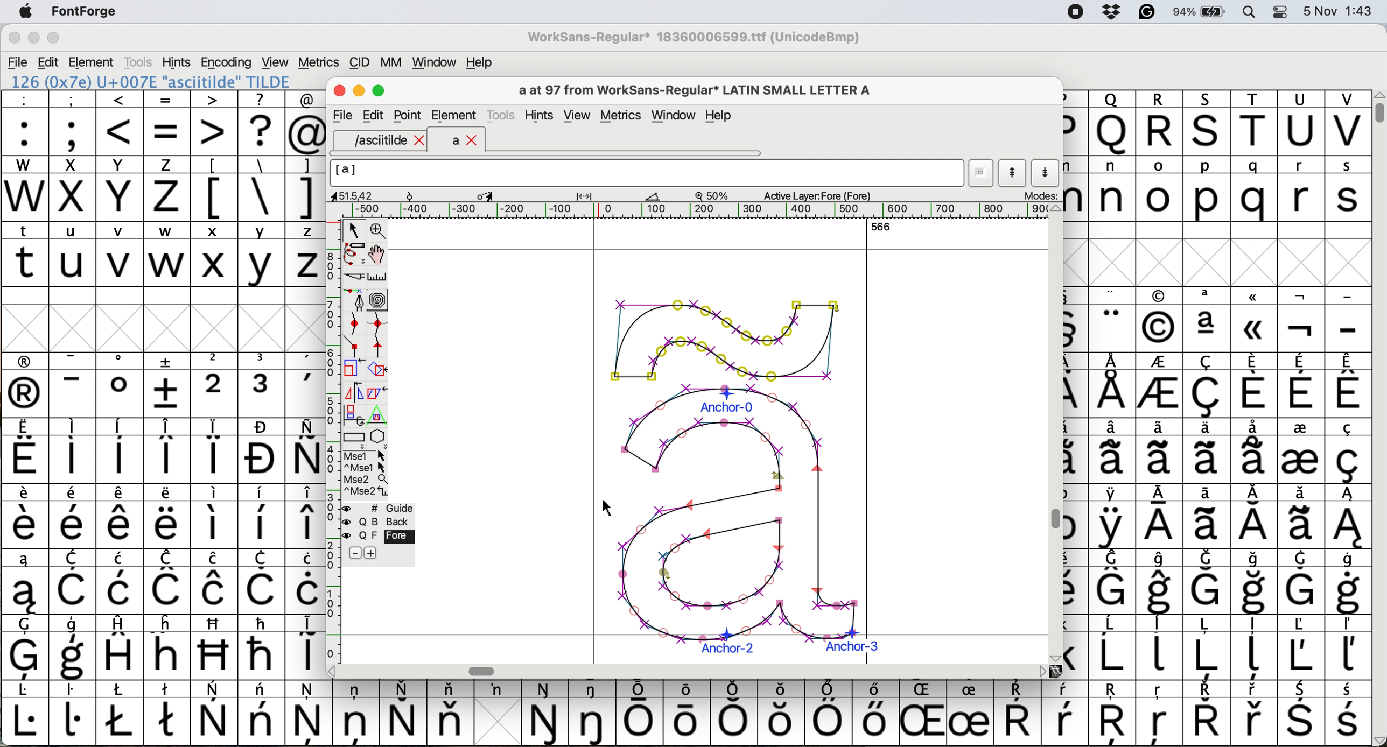 Image resolution: width=1387 pixels, height=747 pixels. What do you see at coordinates (1347, 451) in the screenshot?
I see `symbol` at bounding box center [1347, 451].